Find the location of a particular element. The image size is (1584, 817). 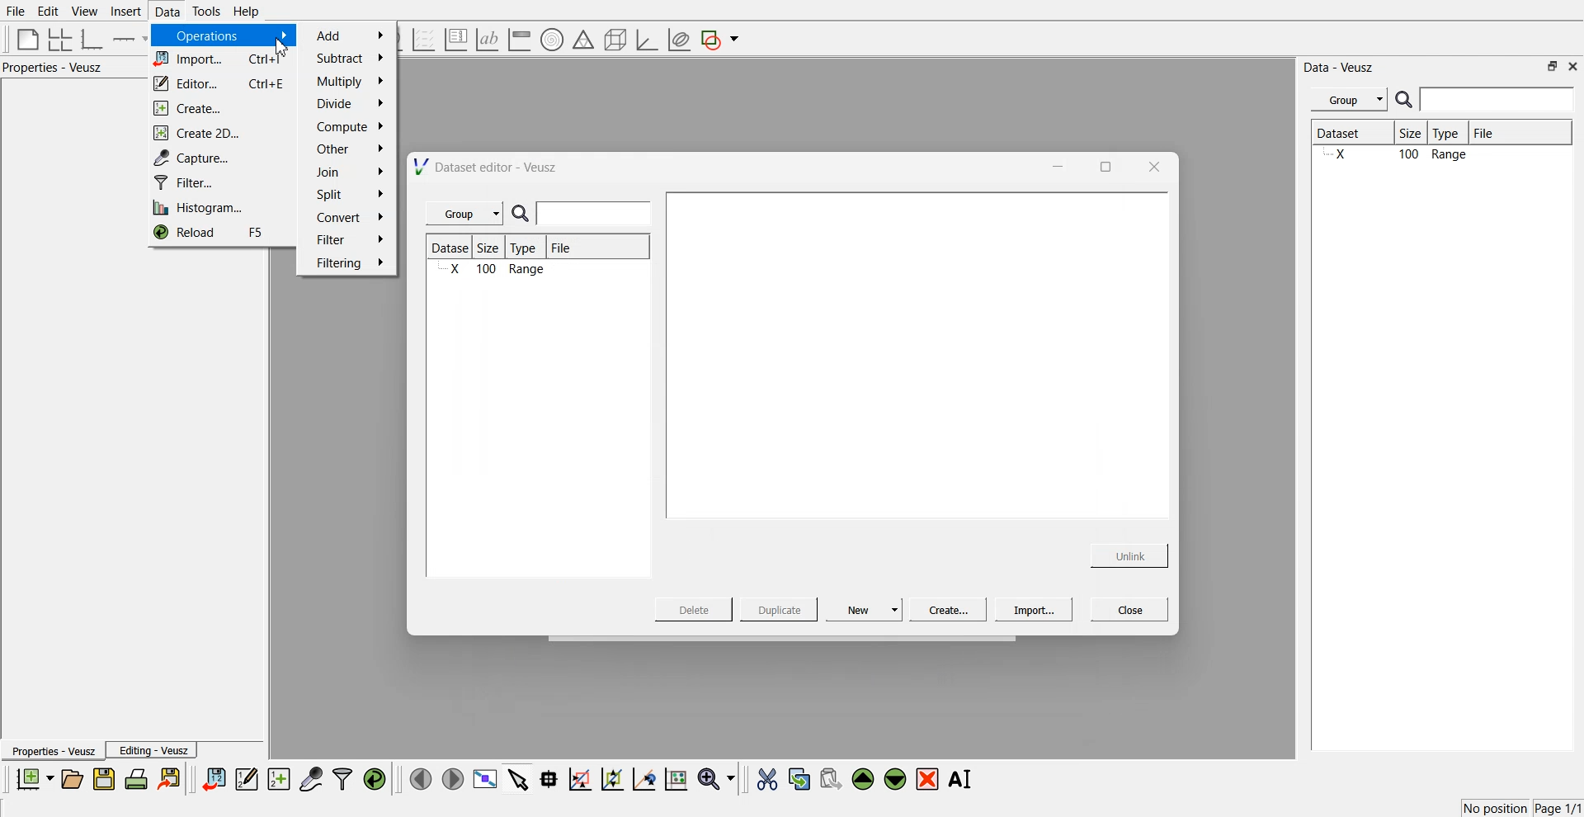

Dataset is located at coordinates (452, 248).